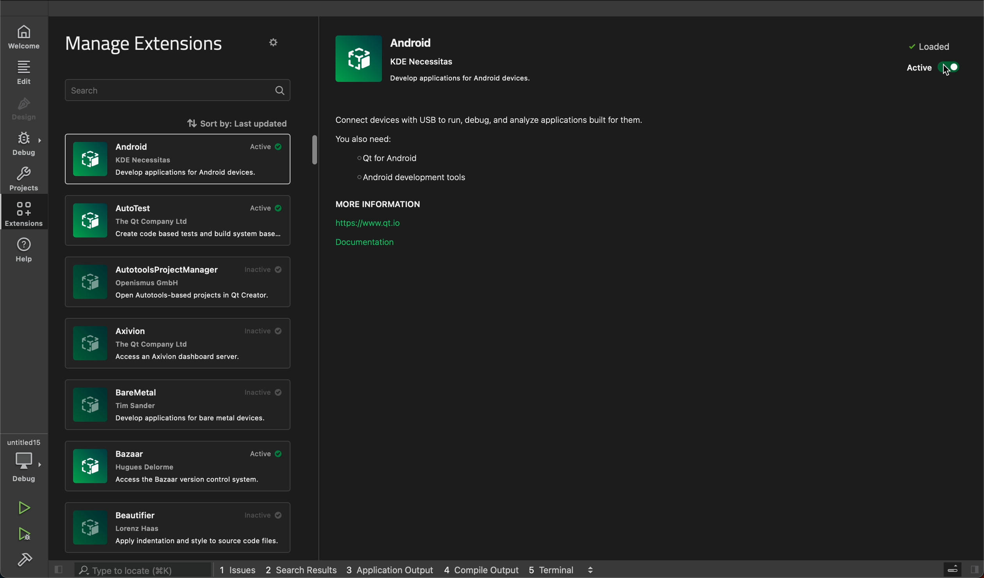  What do you see at coordinates (25, 459) in the screenshot?
I see `debugger` at bounding box center [25, 459].